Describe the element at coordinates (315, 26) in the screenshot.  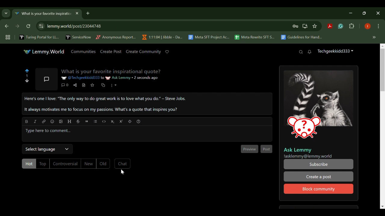
I see `Bookmark Site Button` at that location.